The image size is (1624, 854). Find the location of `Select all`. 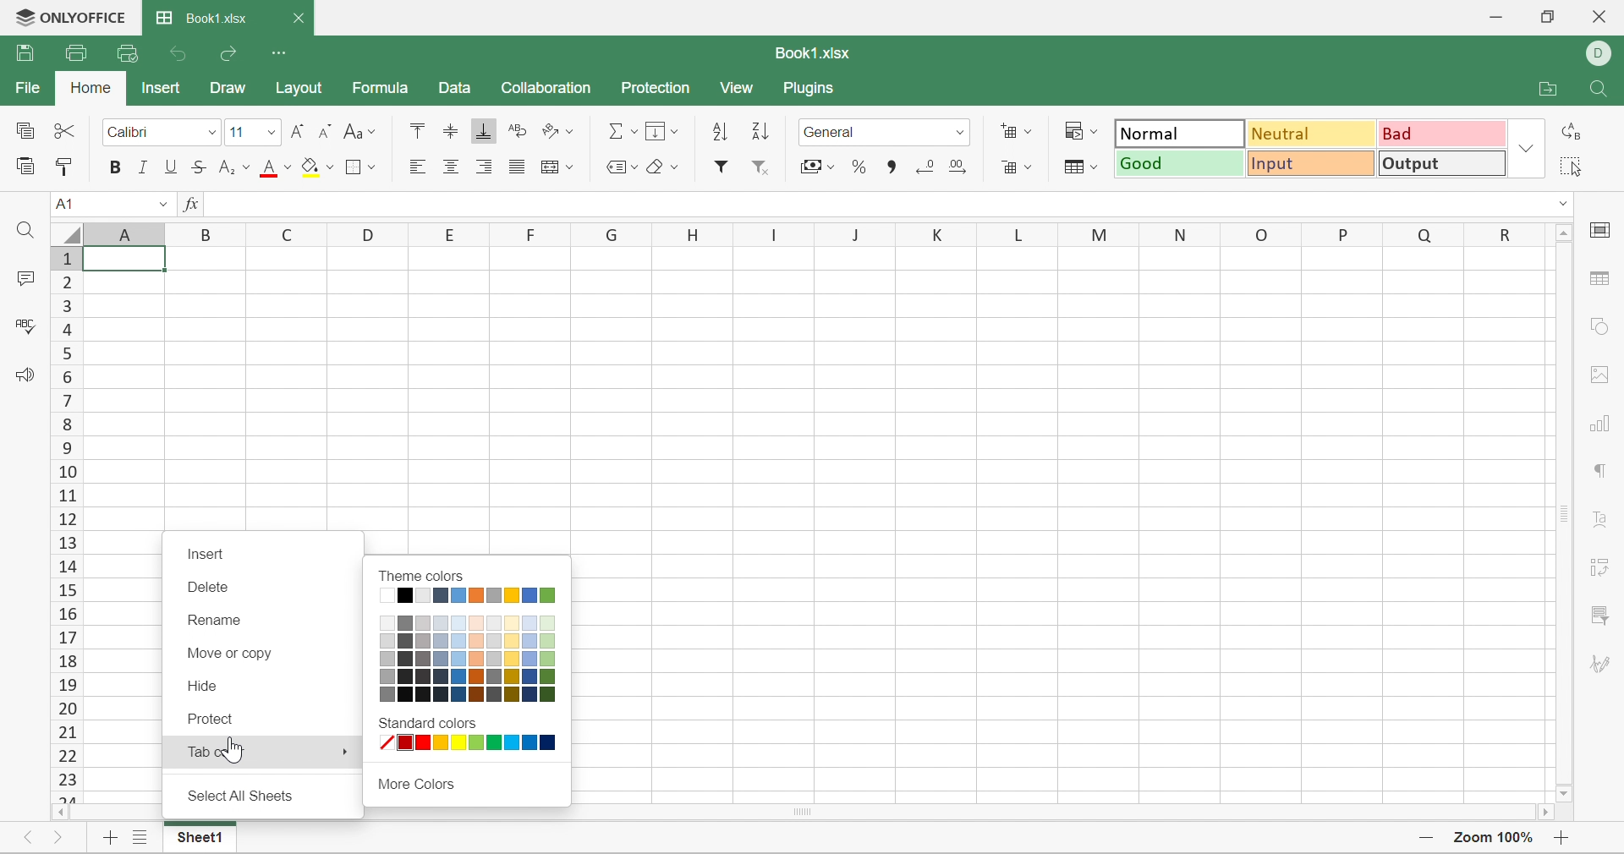

Select all is located at coordinates (1566, 166).